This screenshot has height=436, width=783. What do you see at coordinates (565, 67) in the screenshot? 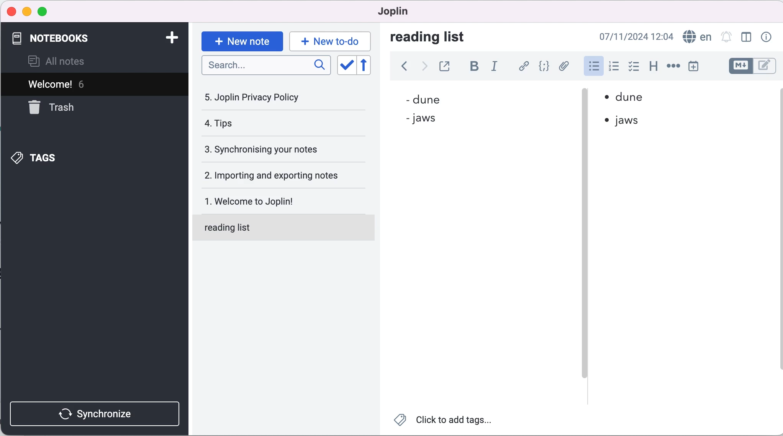
I see `attach file` at bounding box center [565, 67].